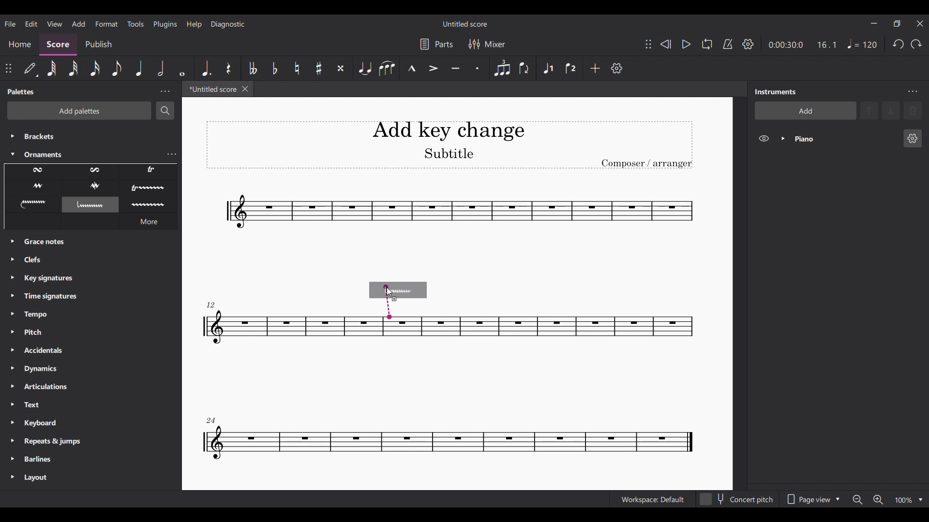  What do you see at coordinates (245, 89) in the screenshot?
I see `Close tab` at bounding box center [245, 89].